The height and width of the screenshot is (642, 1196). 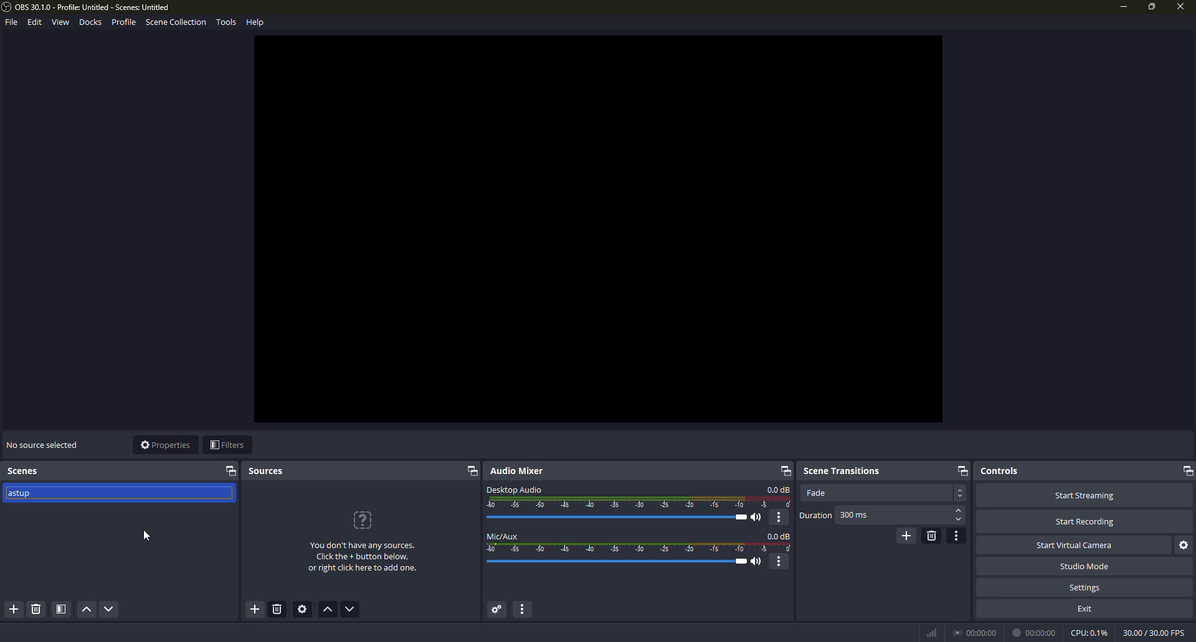 What do you see at coordinates (86, 610) in the screenshot?
I see `move scene up` at bounding box center [86, 610].